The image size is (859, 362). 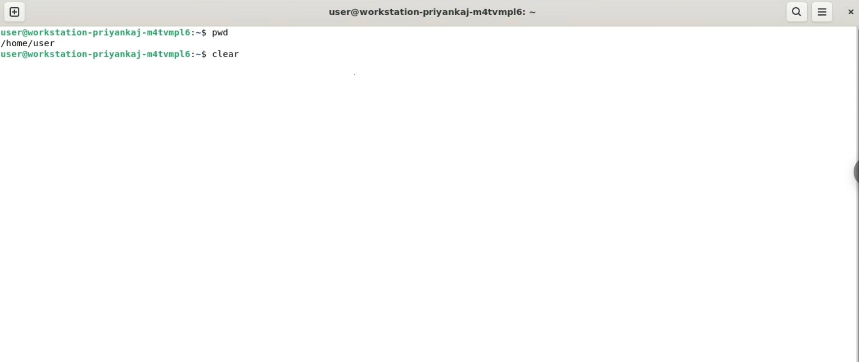 What do you see at coordinates (796, 12) in the screenshot?
I see `search` at bounding box center [796, 12].